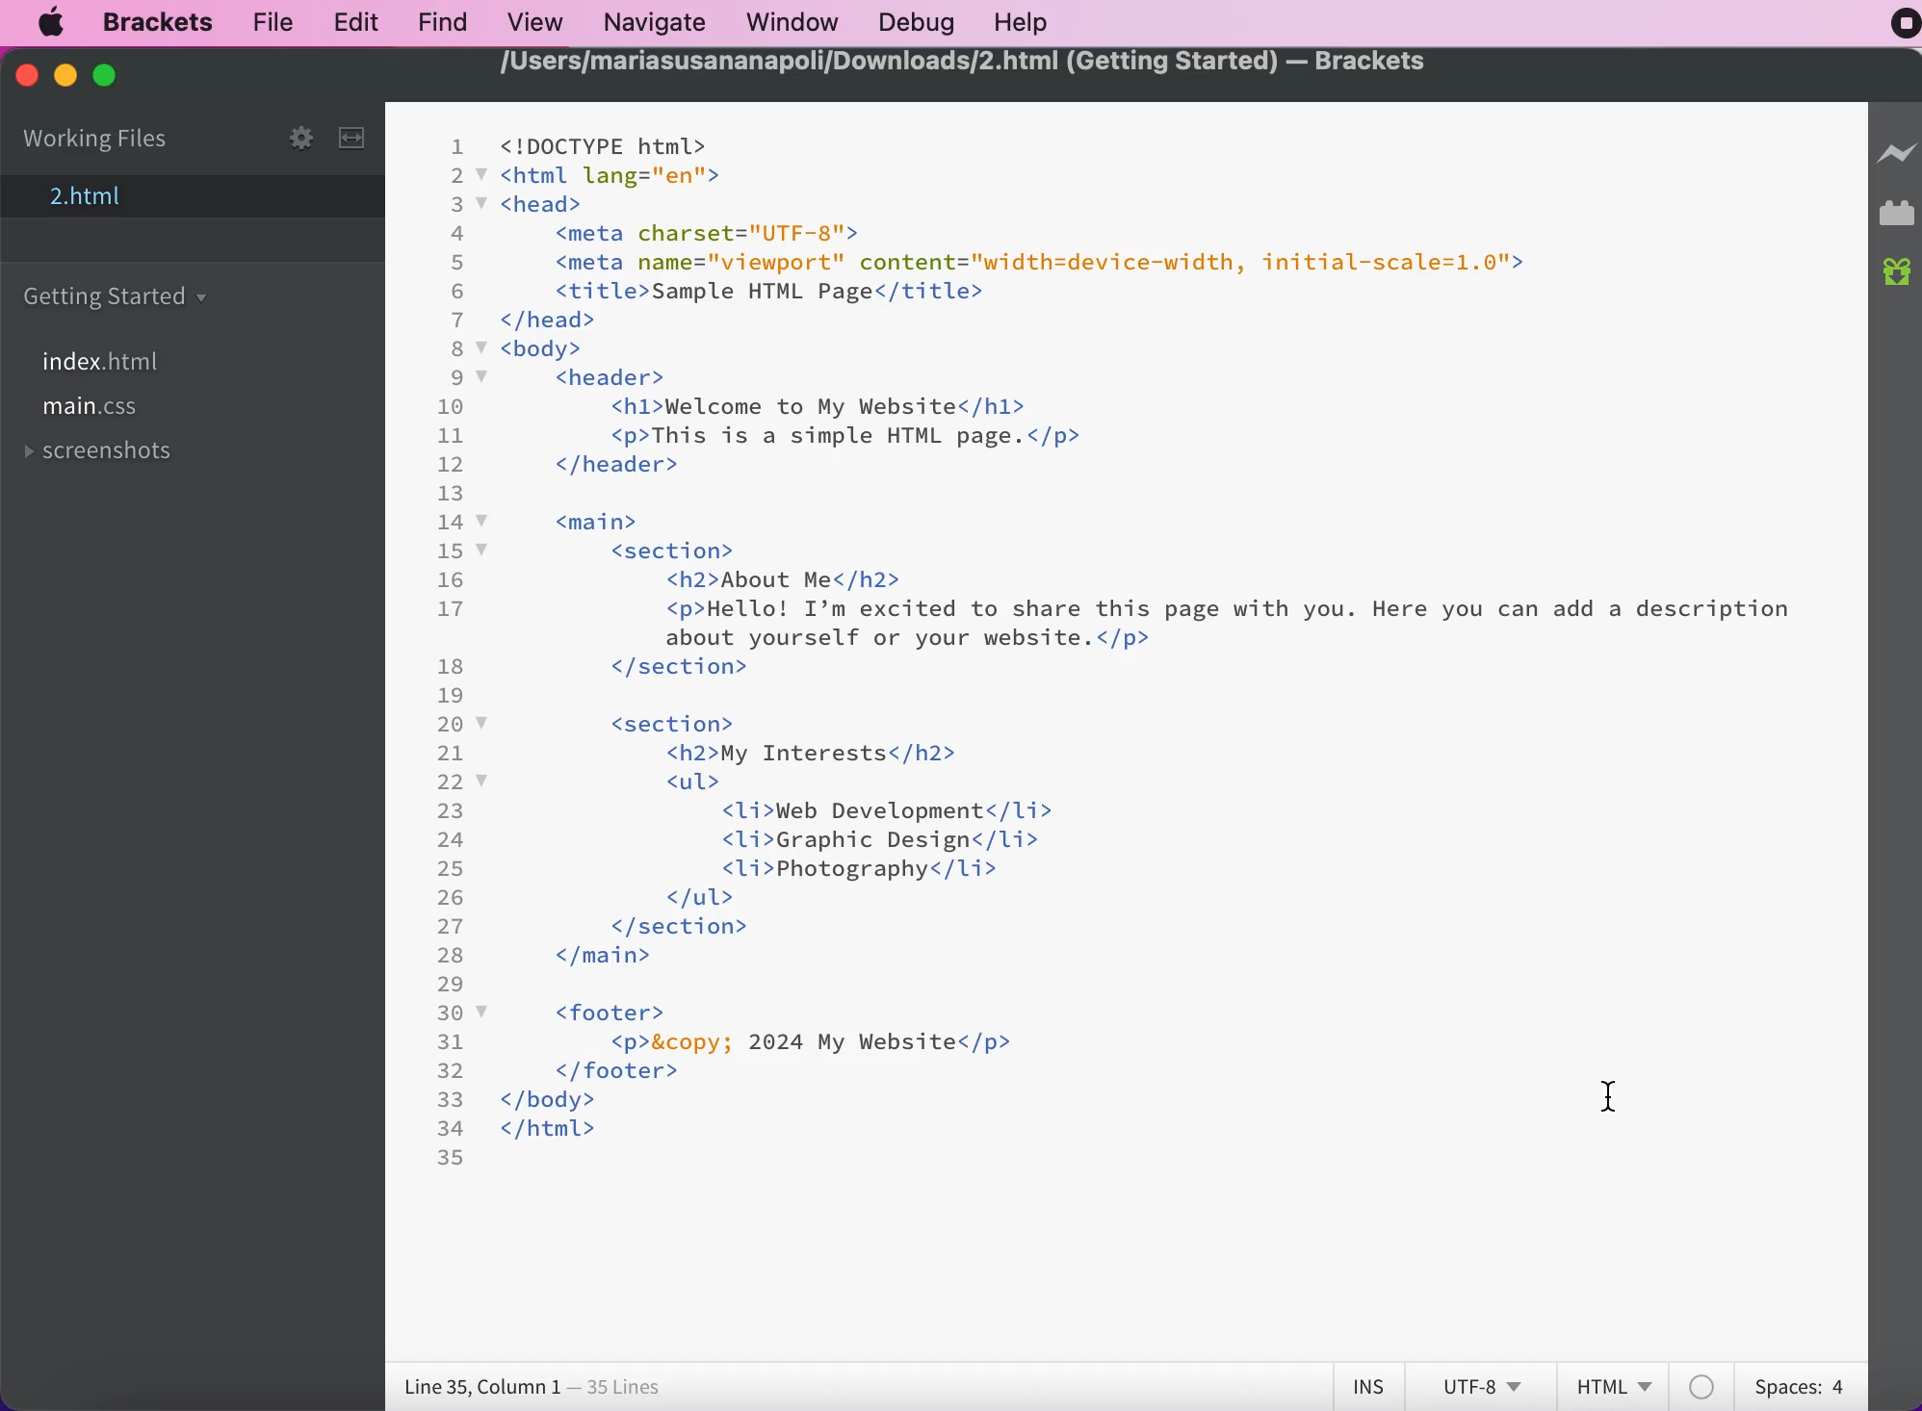 The image size is (1922, 1411). Describe the element at coordinates (1797, 1383) in the screenshot. I see `spaces:4` at that location.